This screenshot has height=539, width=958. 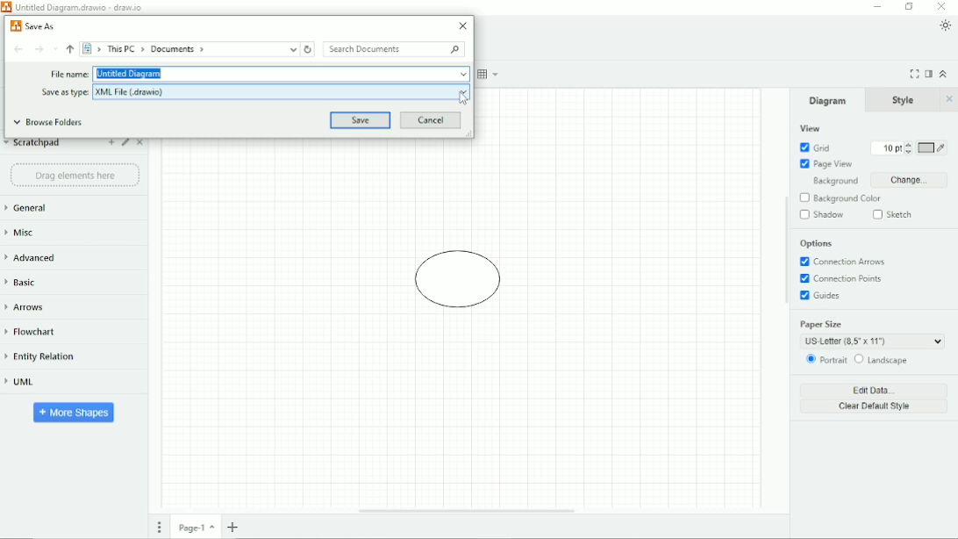 What do you see at coordinates (252, 93) in the screenshot?
I see `Save as type: XML File (.drawio)` at bounding box center [252, 93].